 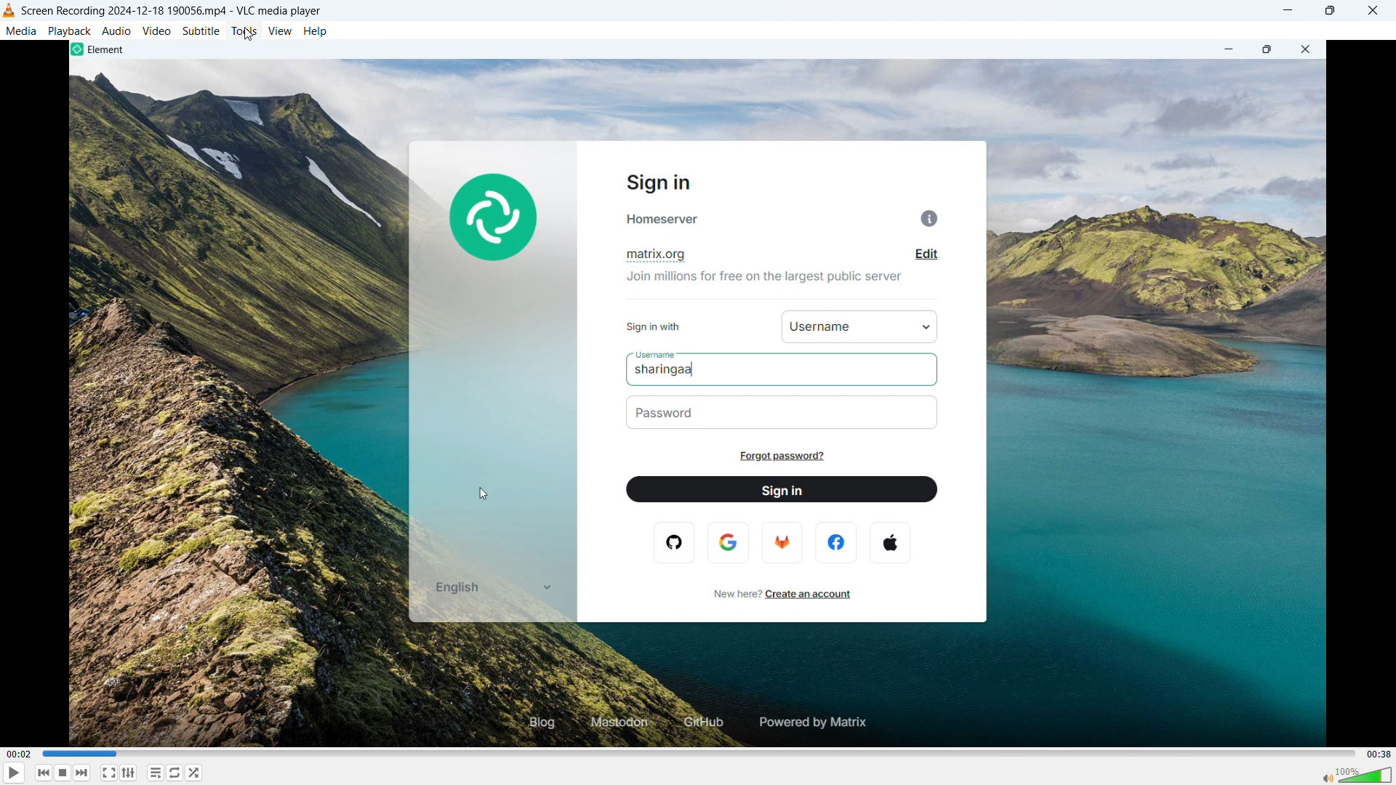 What do you see at coordinates (281, 31) in the screenshot?
I see `view` at bounding box center [281, 31].